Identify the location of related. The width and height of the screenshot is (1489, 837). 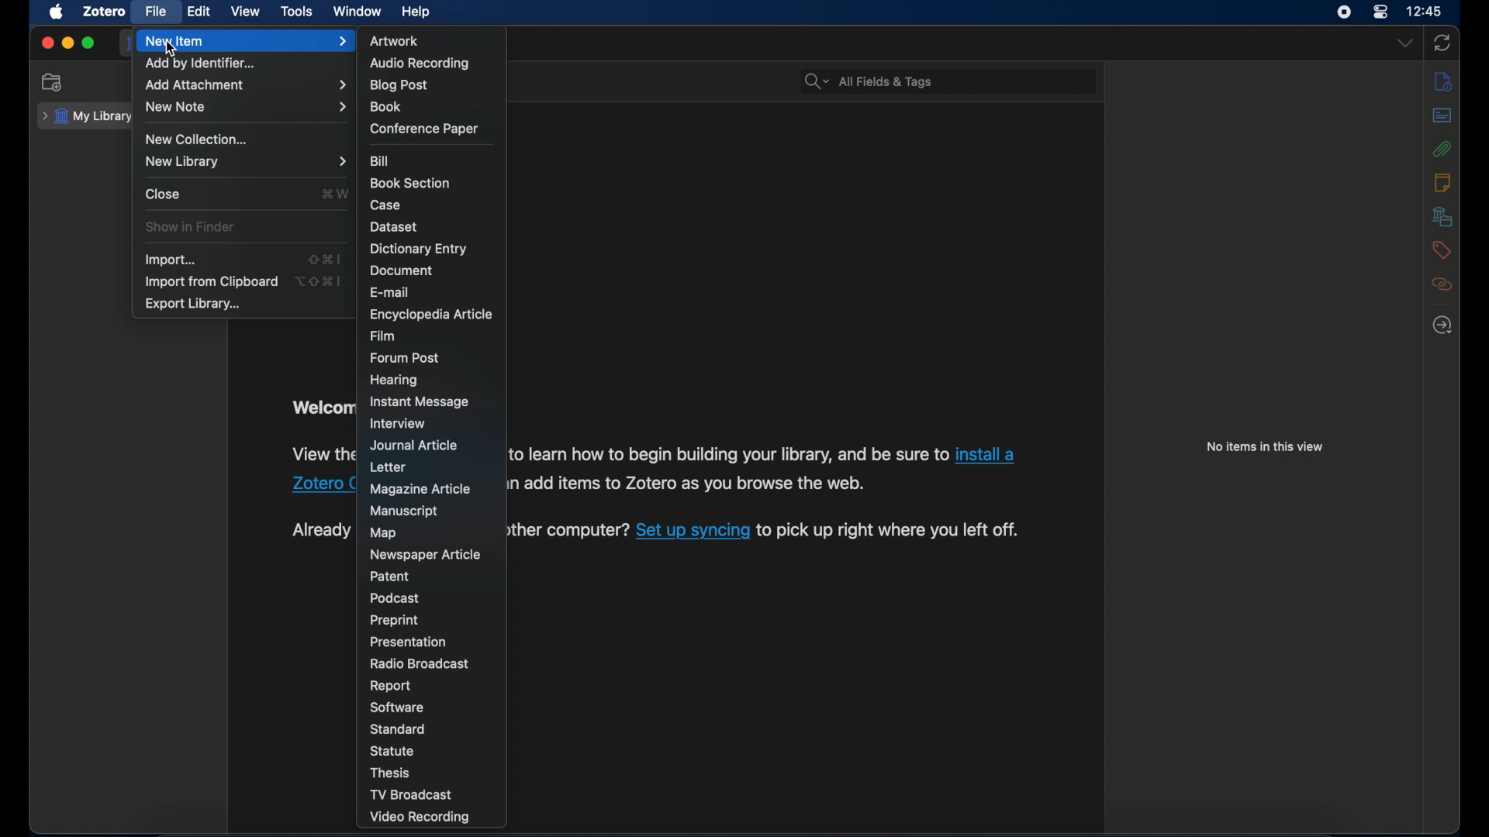
(1442, 284).